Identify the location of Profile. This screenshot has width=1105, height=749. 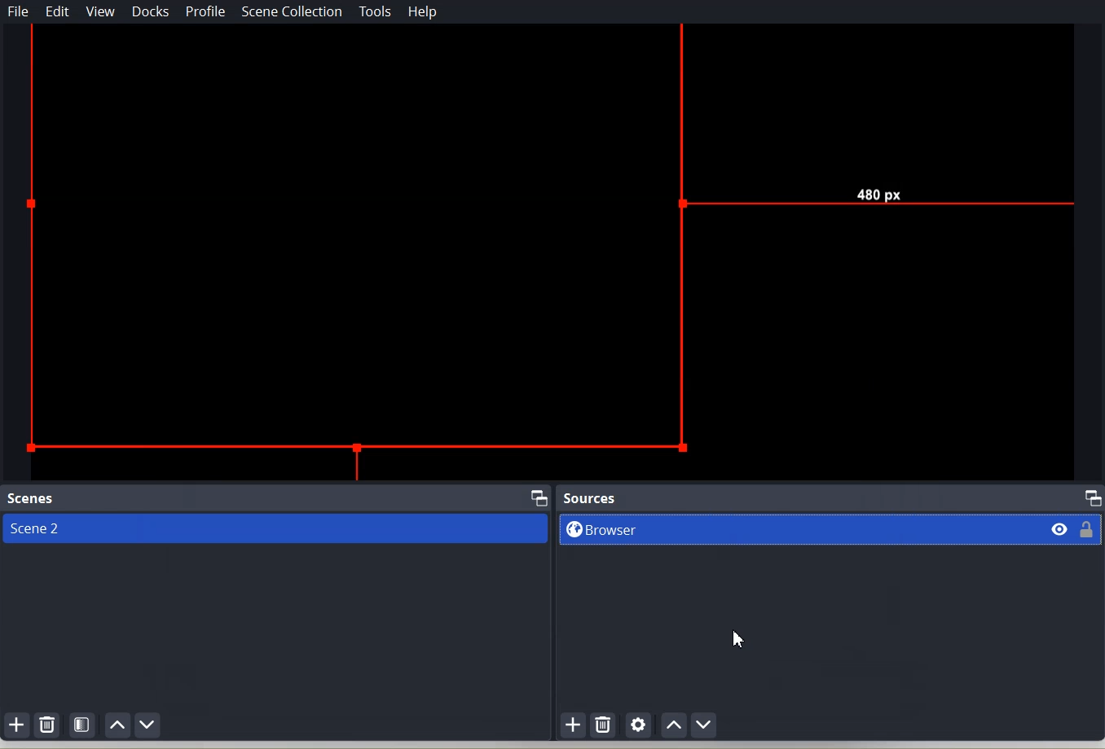
(205, 13).